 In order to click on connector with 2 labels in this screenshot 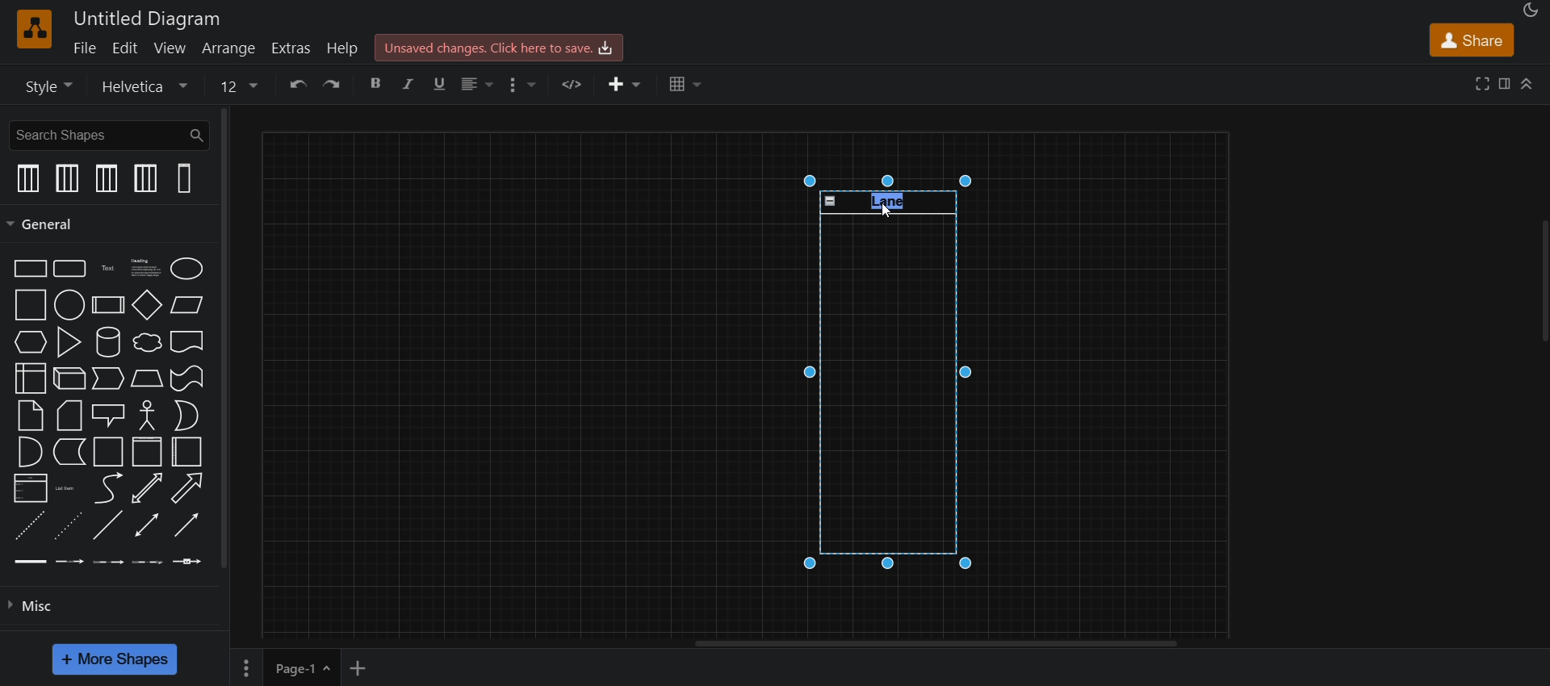, I will do `click(110, 562)`.